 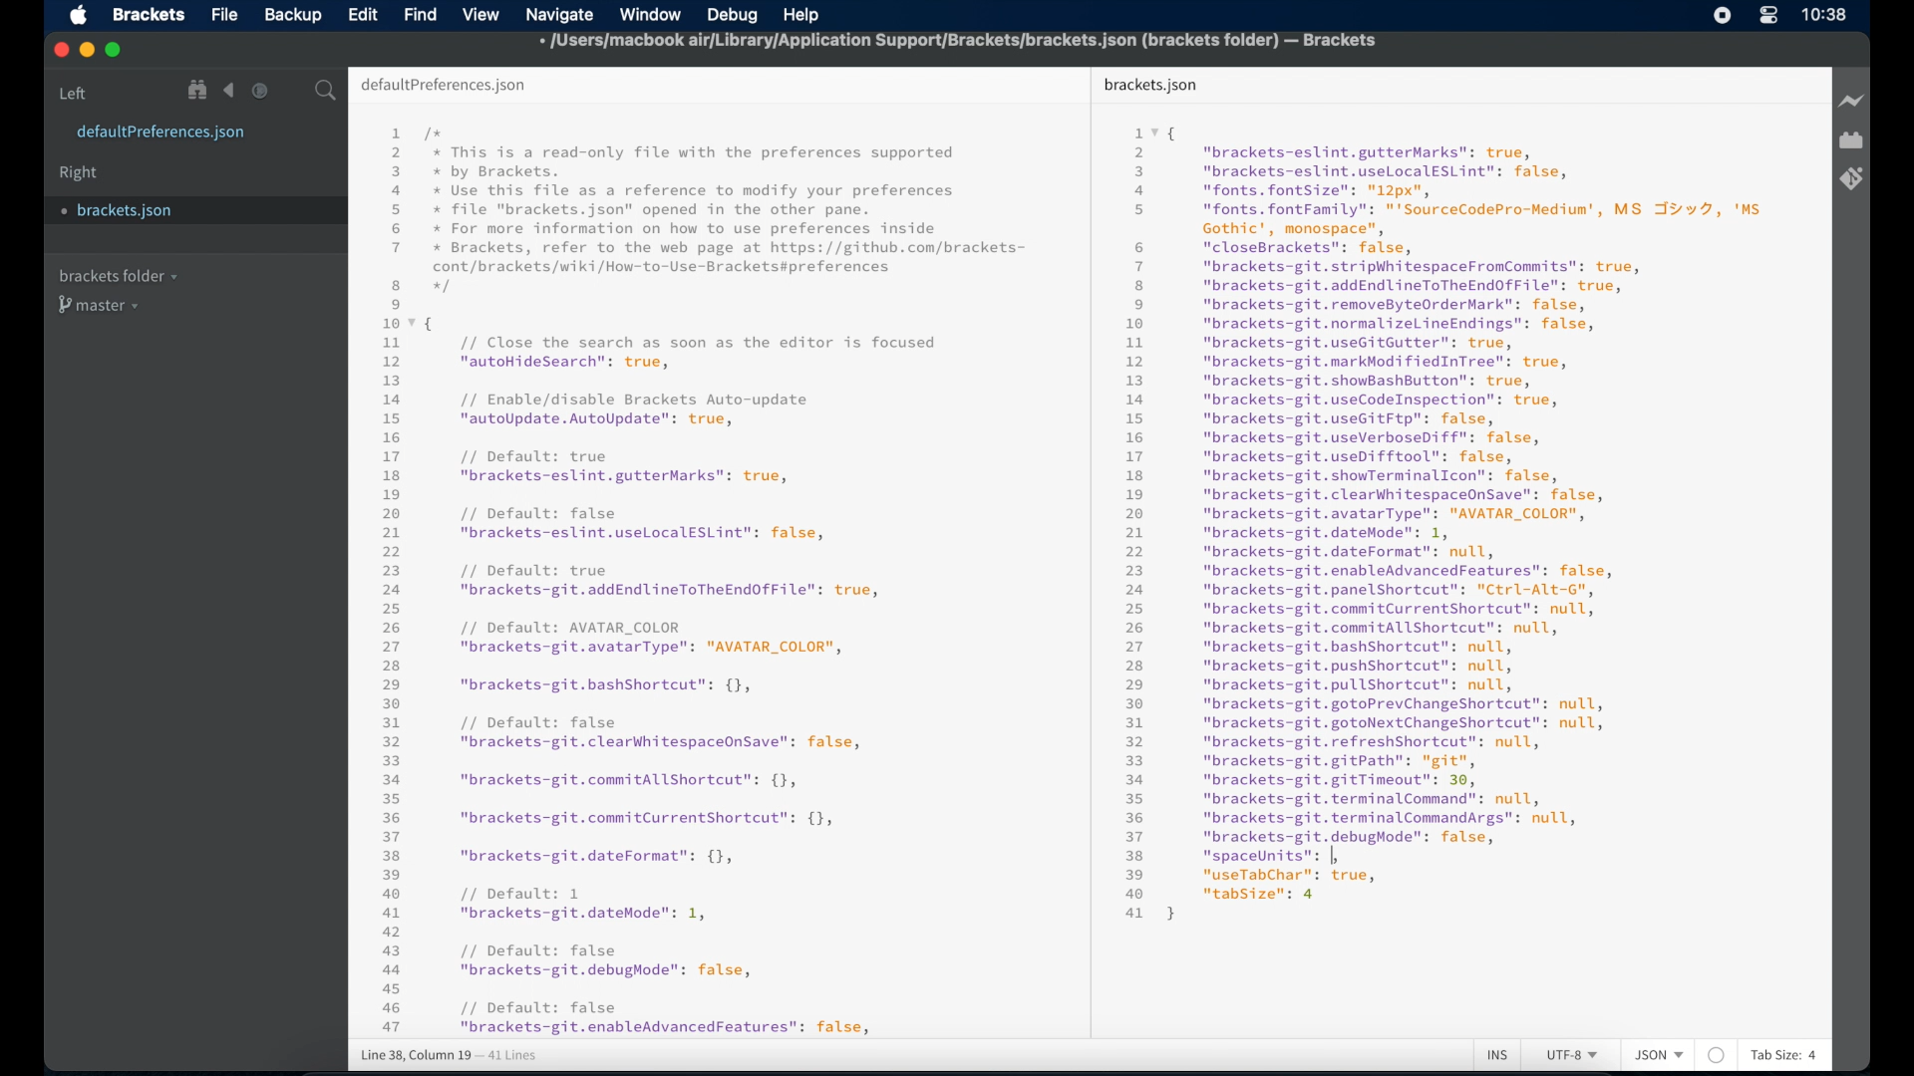 What do you see at coordinates (1086, 550) in the screenshot?
I see `divider` at bounding box center [1086, 550].